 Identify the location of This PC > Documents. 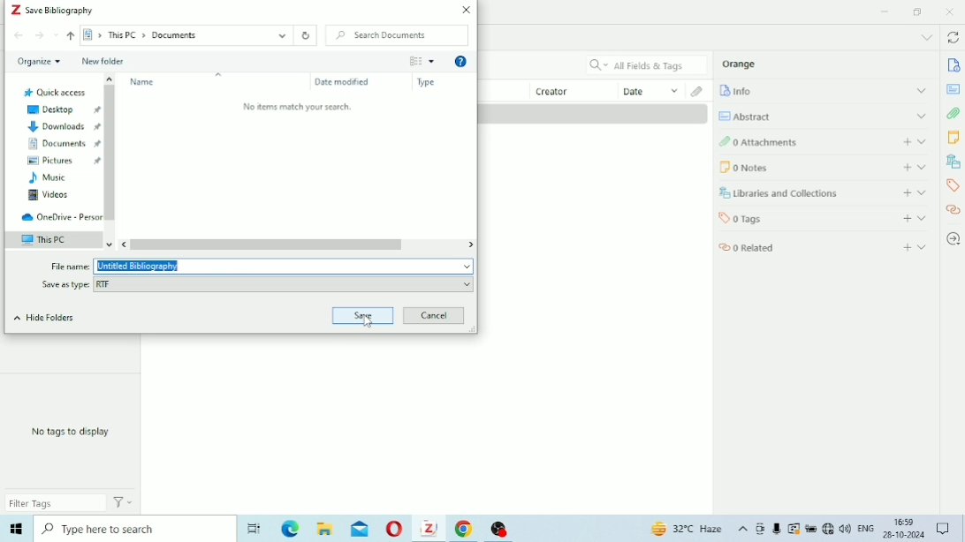
(162, 35).